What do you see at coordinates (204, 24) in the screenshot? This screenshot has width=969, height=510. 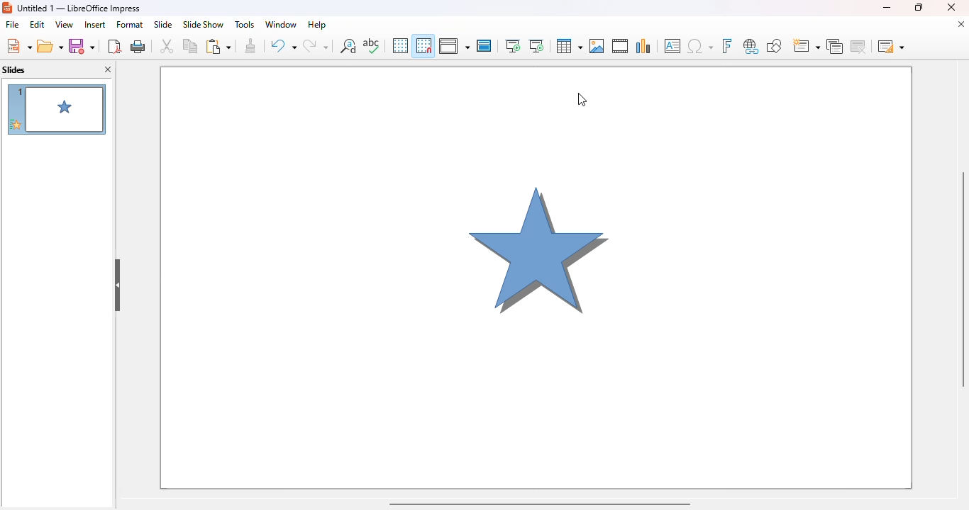 I see `slide show` at bounding box center [204, 24].